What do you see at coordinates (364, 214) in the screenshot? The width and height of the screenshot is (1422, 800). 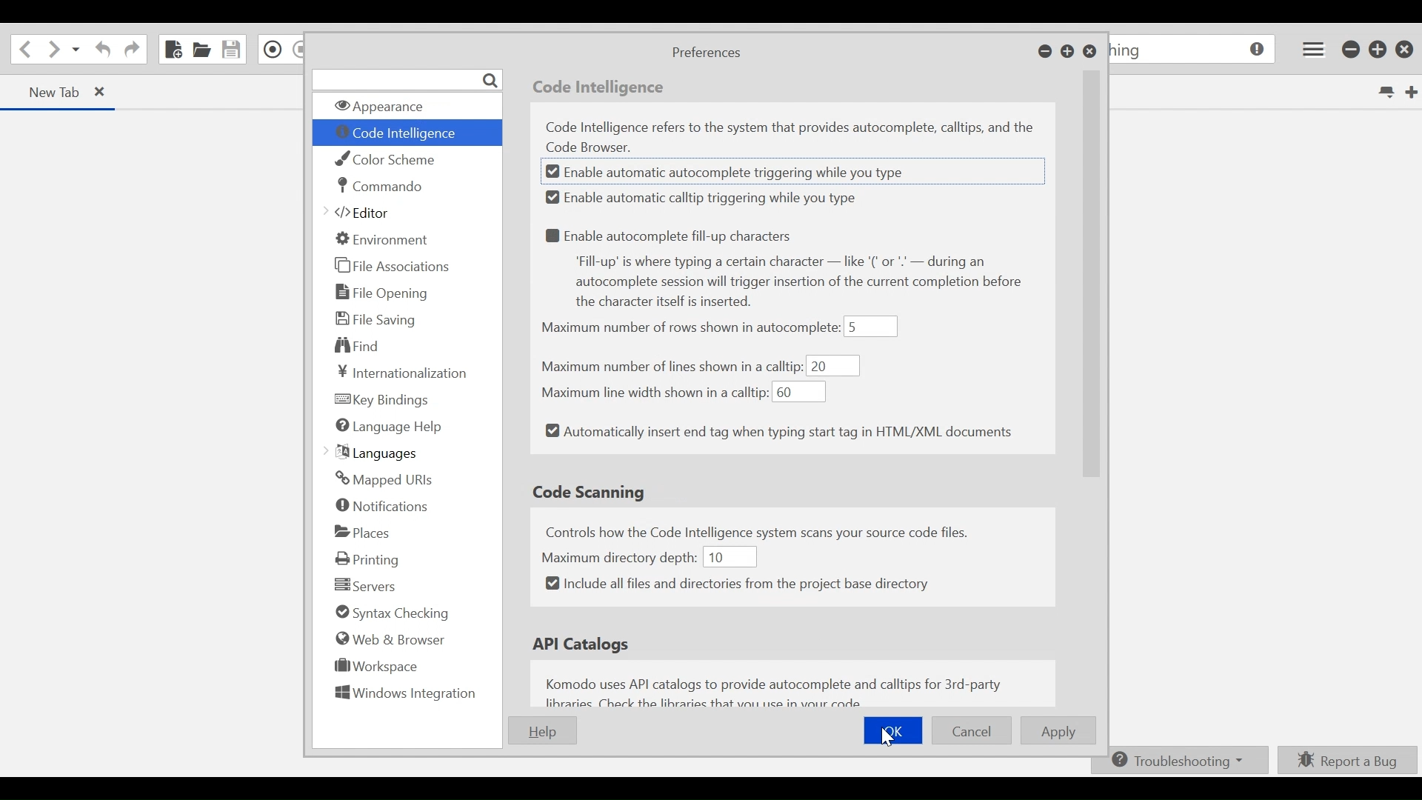 I see `Editor` at bounding box center [364, 214].